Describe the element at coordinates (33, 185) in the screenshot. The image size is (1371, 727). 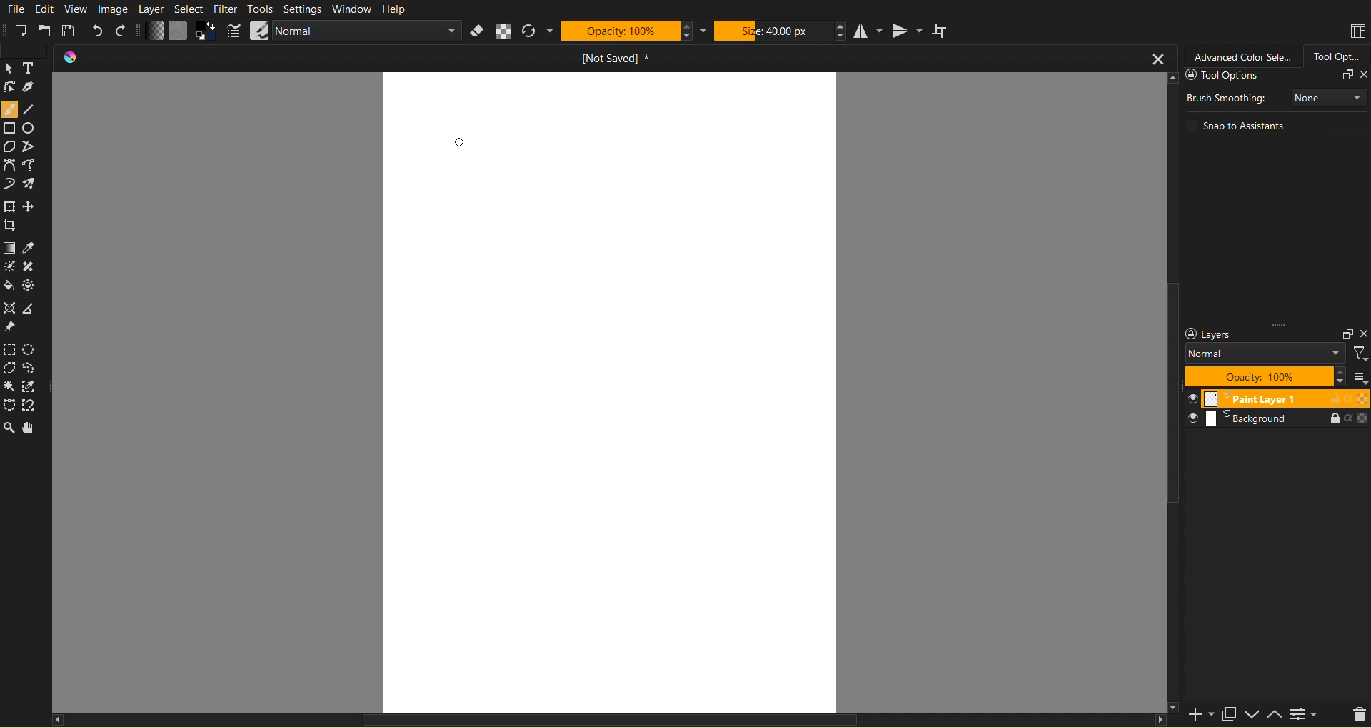
I see `Brush` at that location.